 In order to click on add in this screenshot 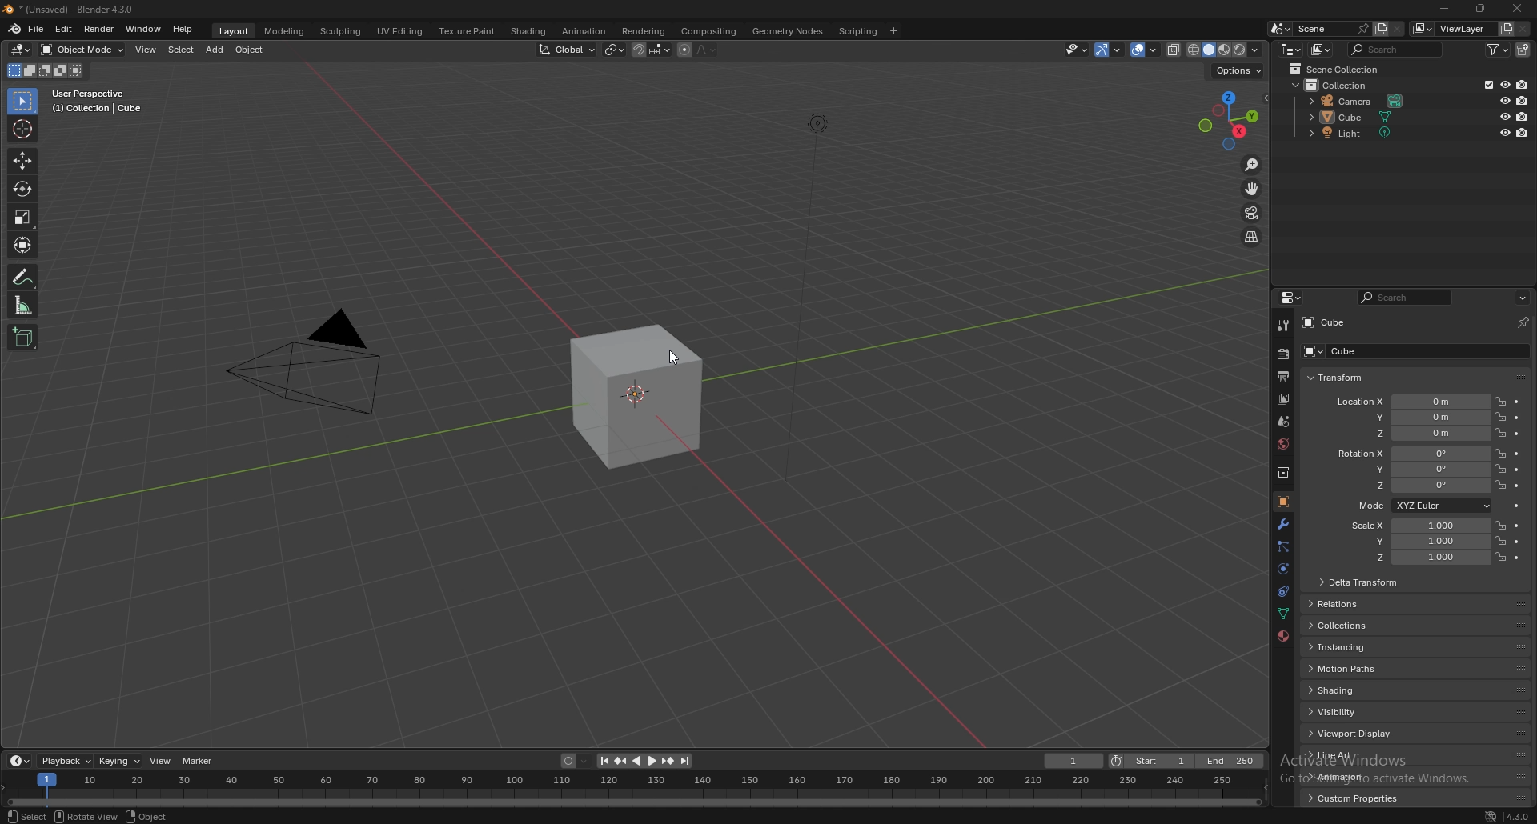, I will do `click(215, 50)`.